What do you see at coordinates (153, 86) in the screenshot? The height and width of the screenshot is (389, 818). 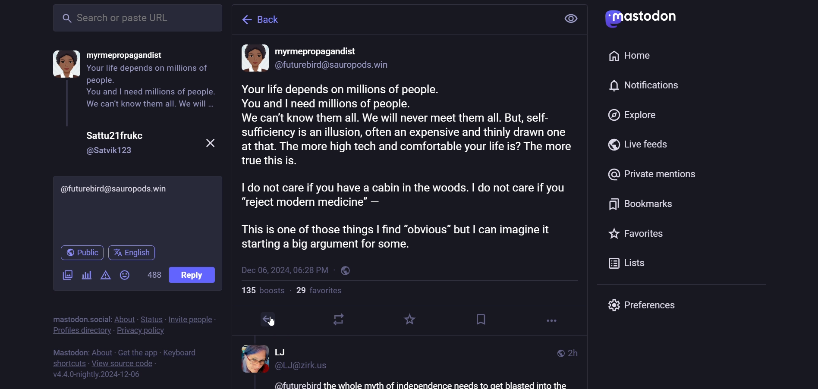 I see `content` at bounding box center [153, 86].